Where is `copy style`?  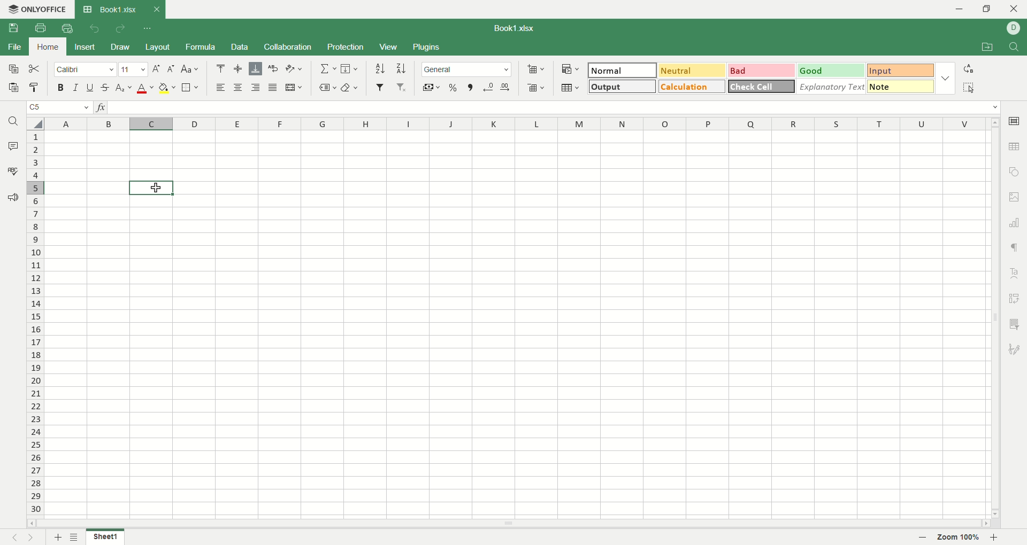
copy style is located at coordinates (35, 88).